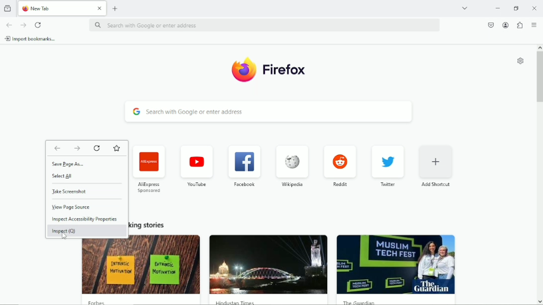  I want to click on Twitter, so click(388, 166).